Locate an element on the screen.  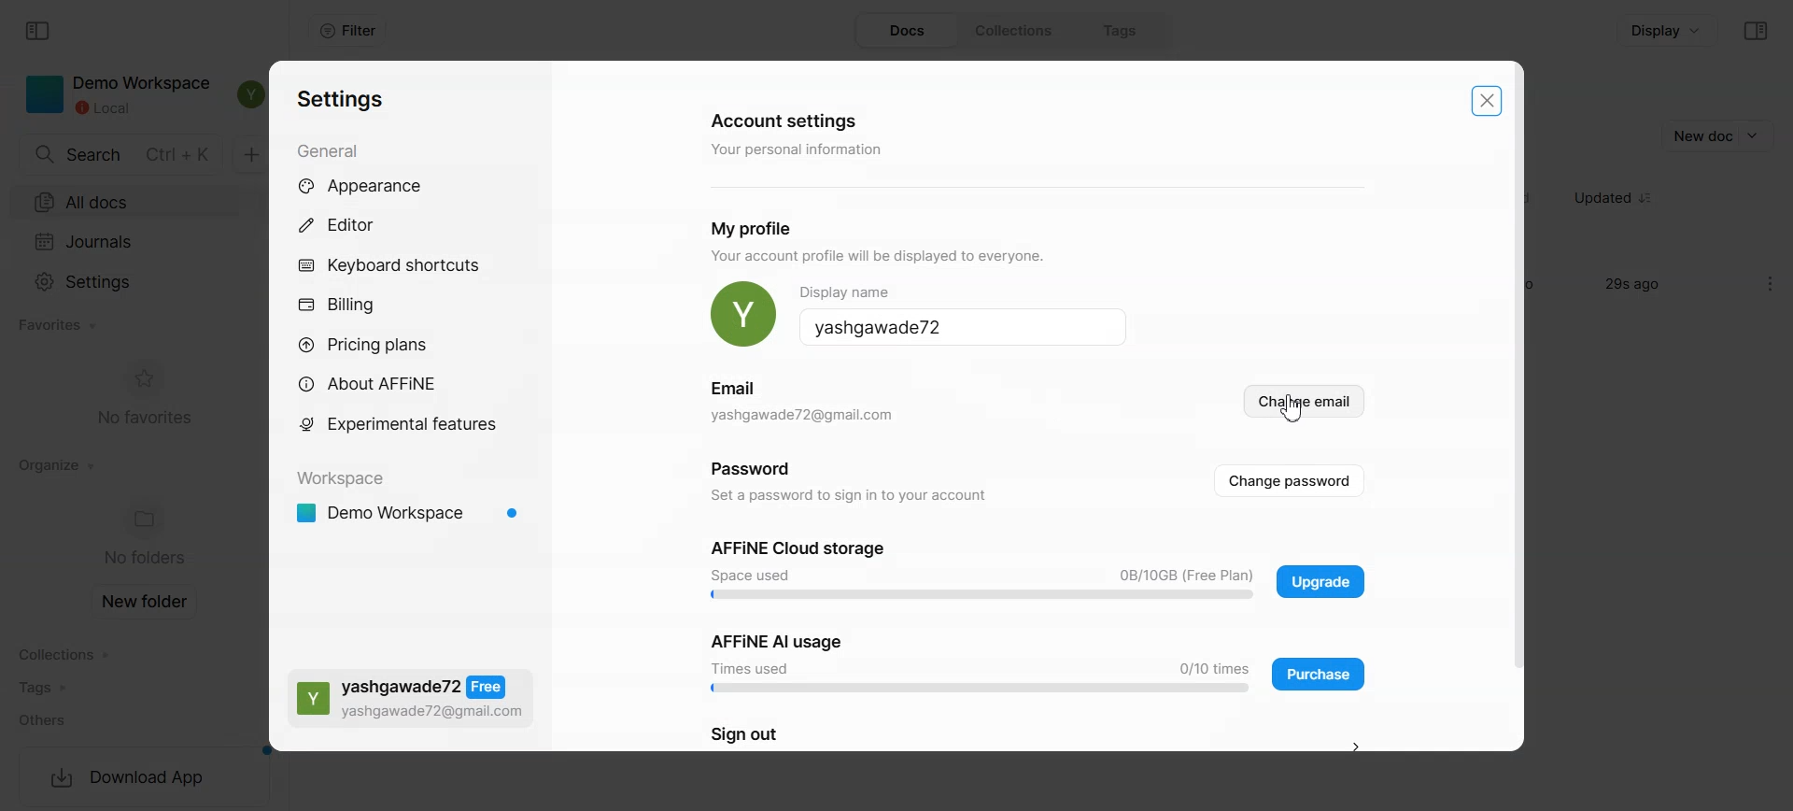
Cursor is located at coordinates (1292, 408).